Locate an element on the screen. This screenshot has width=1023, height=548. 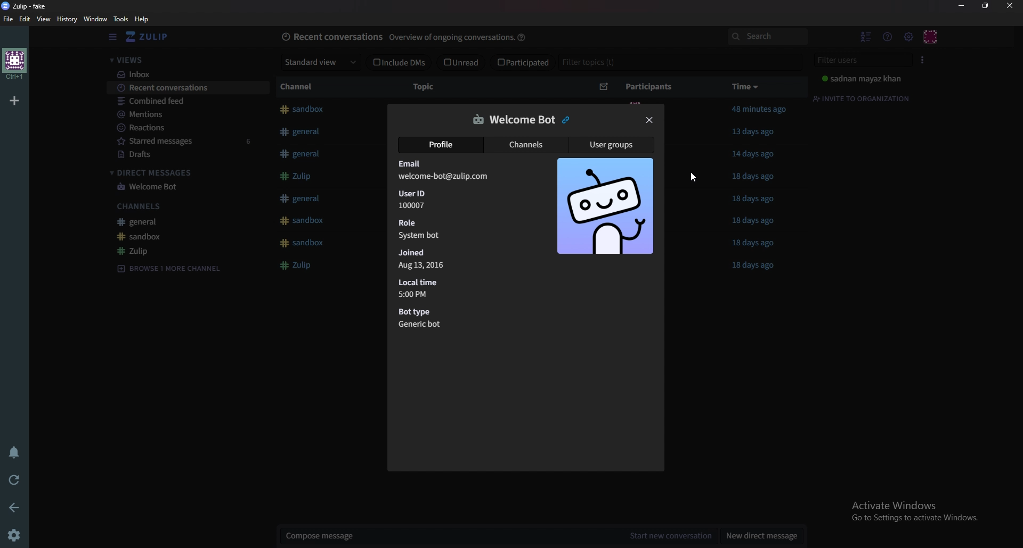
13 days ago is located at coordinates (757, 131).